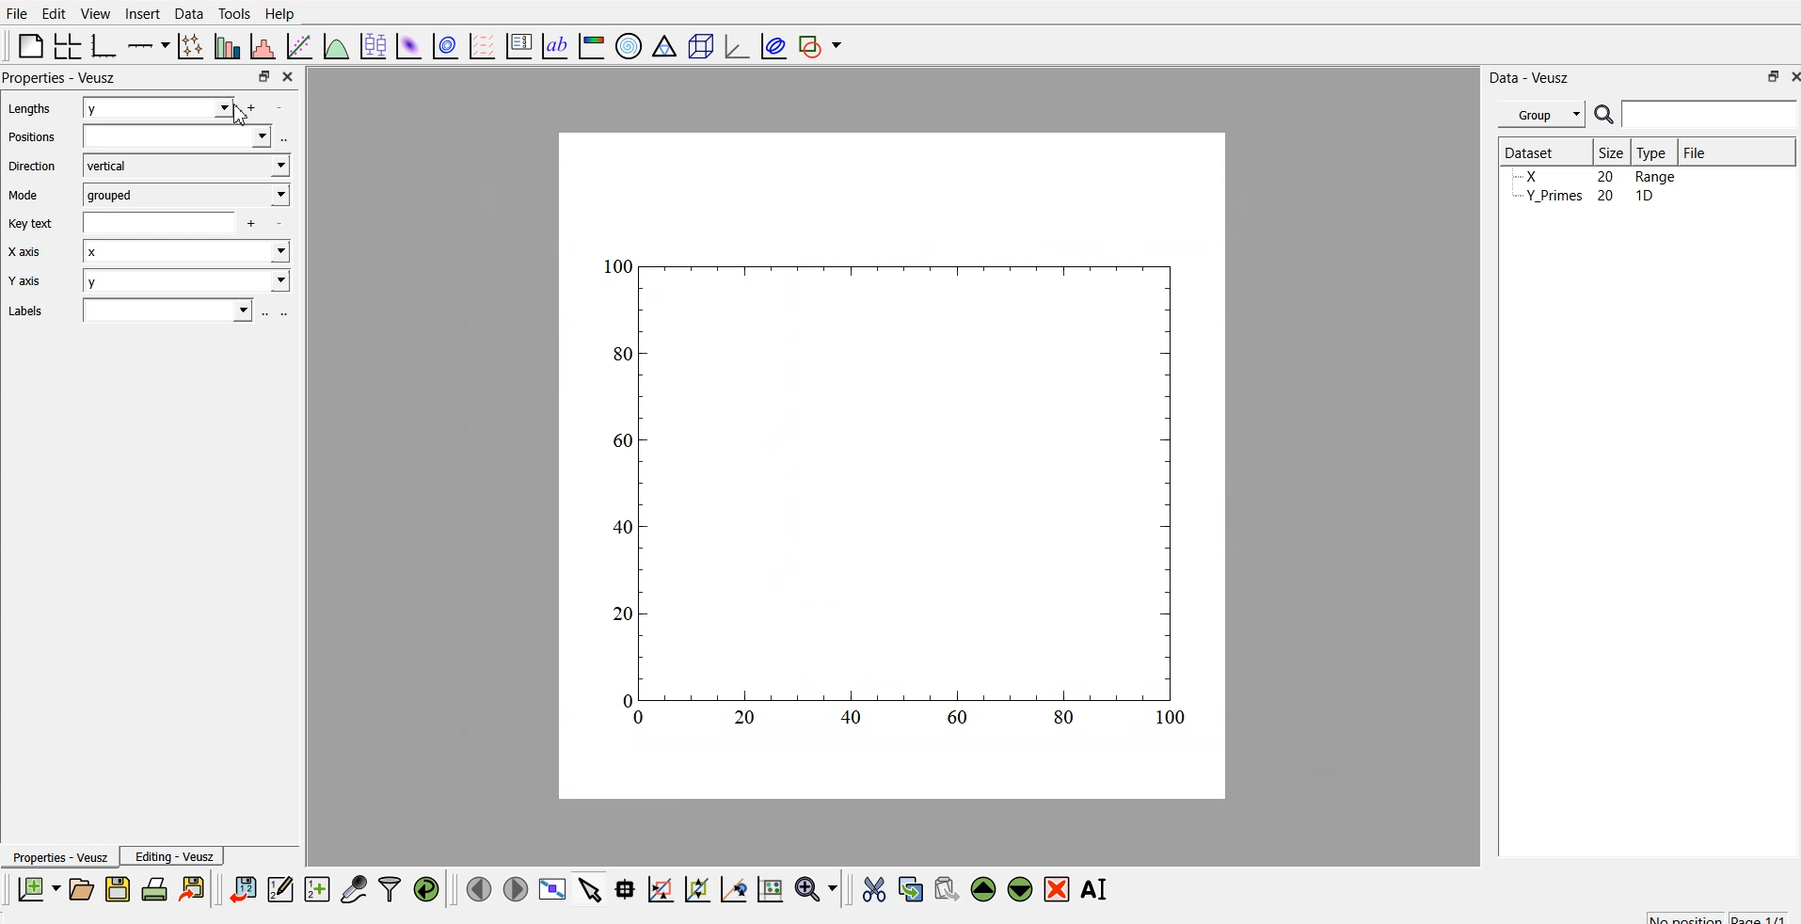 The image size is (1801, 924). Describe the element at coordinates (66, 43) in the screenshot. I see `arrange grid in graph` at that location.